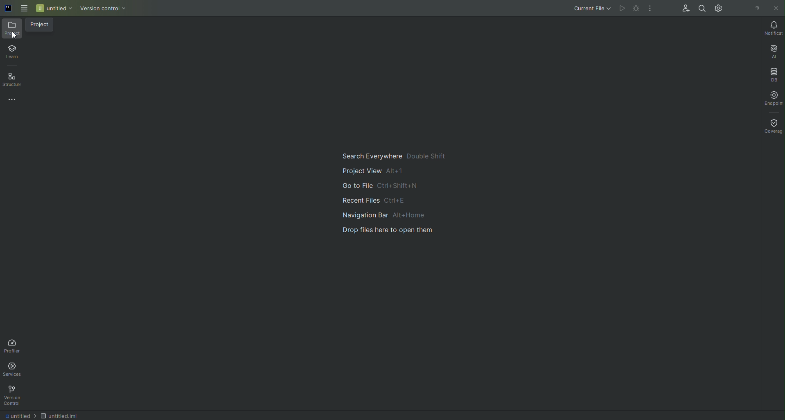  What do you see at coordinates (16, 345) in the screenshot?
I see `Profiler` at bounding box center [16, 345].